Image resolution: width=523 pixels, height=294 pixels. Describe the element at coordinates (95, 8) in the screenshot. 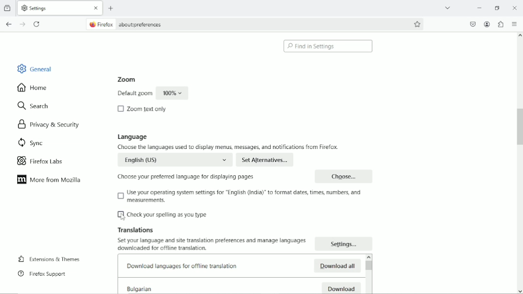

I see `close` at that location.